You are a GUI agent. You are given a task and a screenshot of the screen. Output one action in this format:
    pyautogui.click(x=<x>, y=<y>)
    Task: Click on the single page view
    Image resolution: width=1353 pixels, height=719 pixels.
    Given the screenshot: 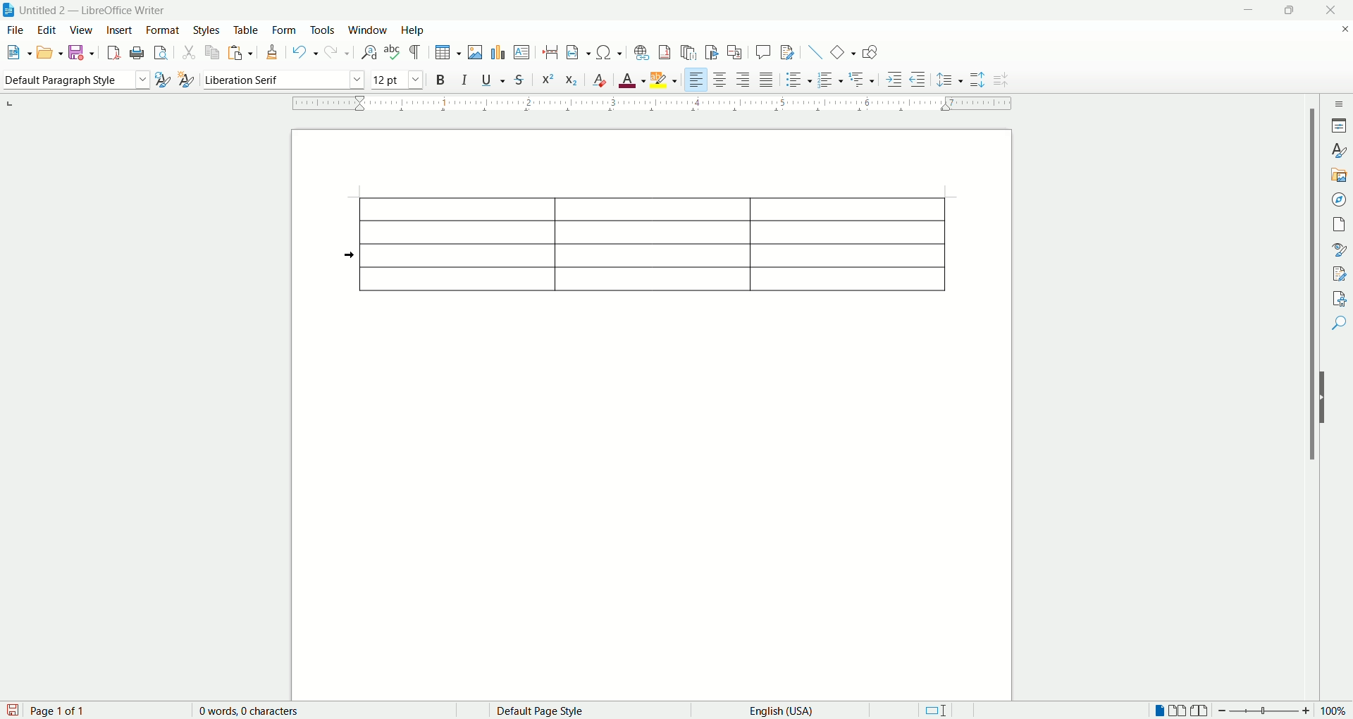 What is the action you would take?
    pyautogui.click(x=1158, y=708)
    